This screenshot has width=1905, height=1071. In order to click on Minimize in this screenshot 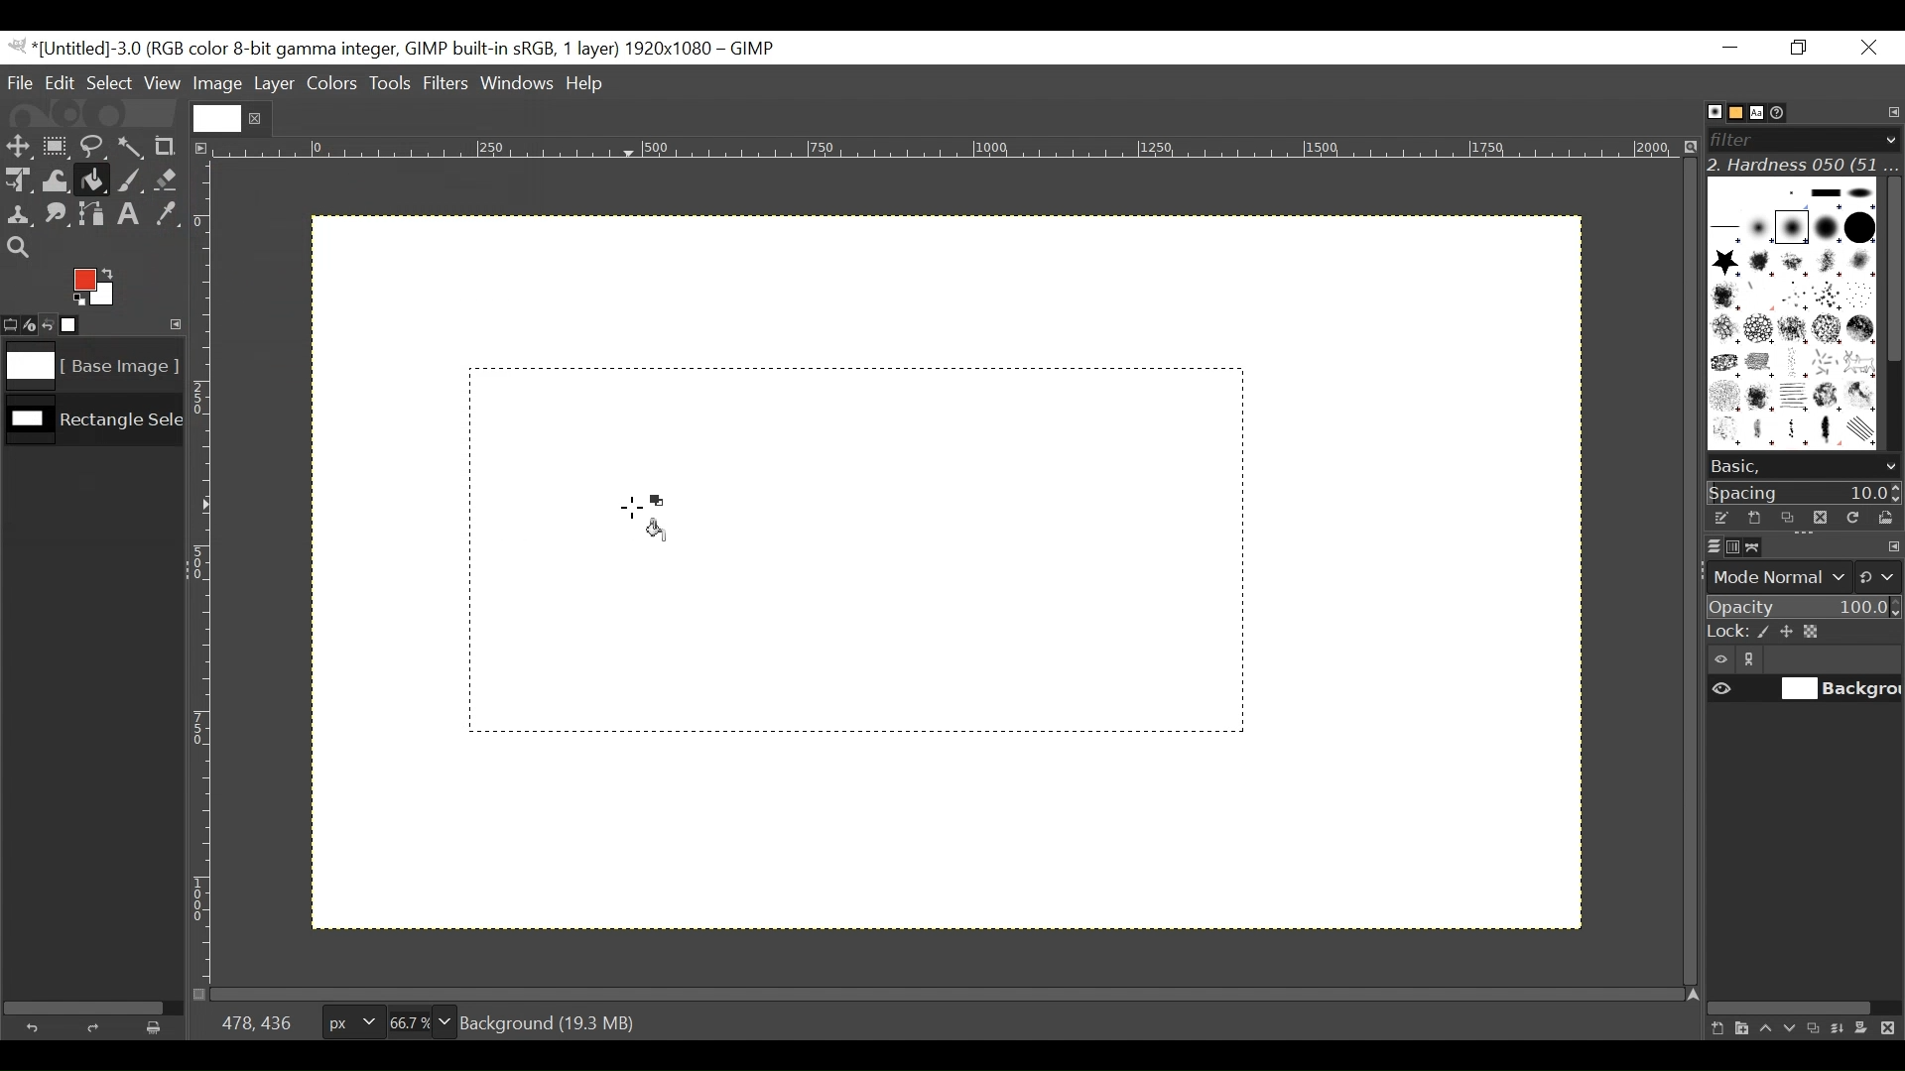, I will do `click(1731, 47)`.